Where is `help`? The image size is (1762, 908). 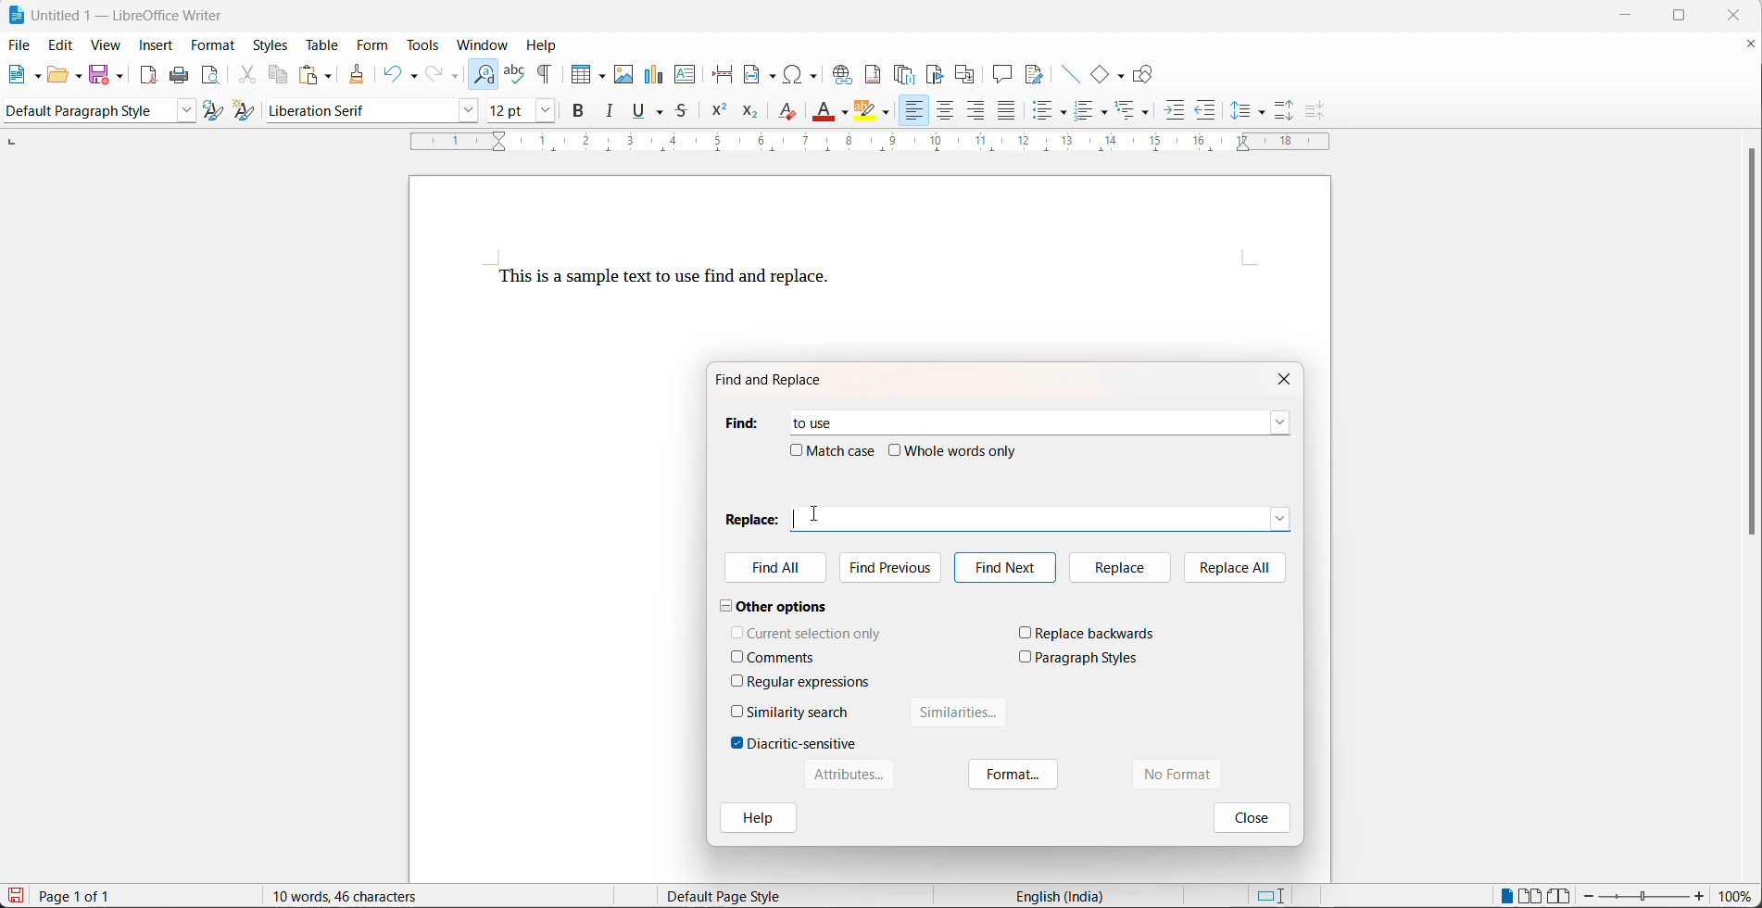 help is located at coordinates (547, 44).